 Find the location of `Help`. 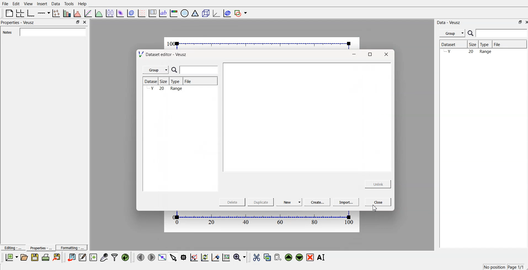

Help is located at coordinates (85, 4).